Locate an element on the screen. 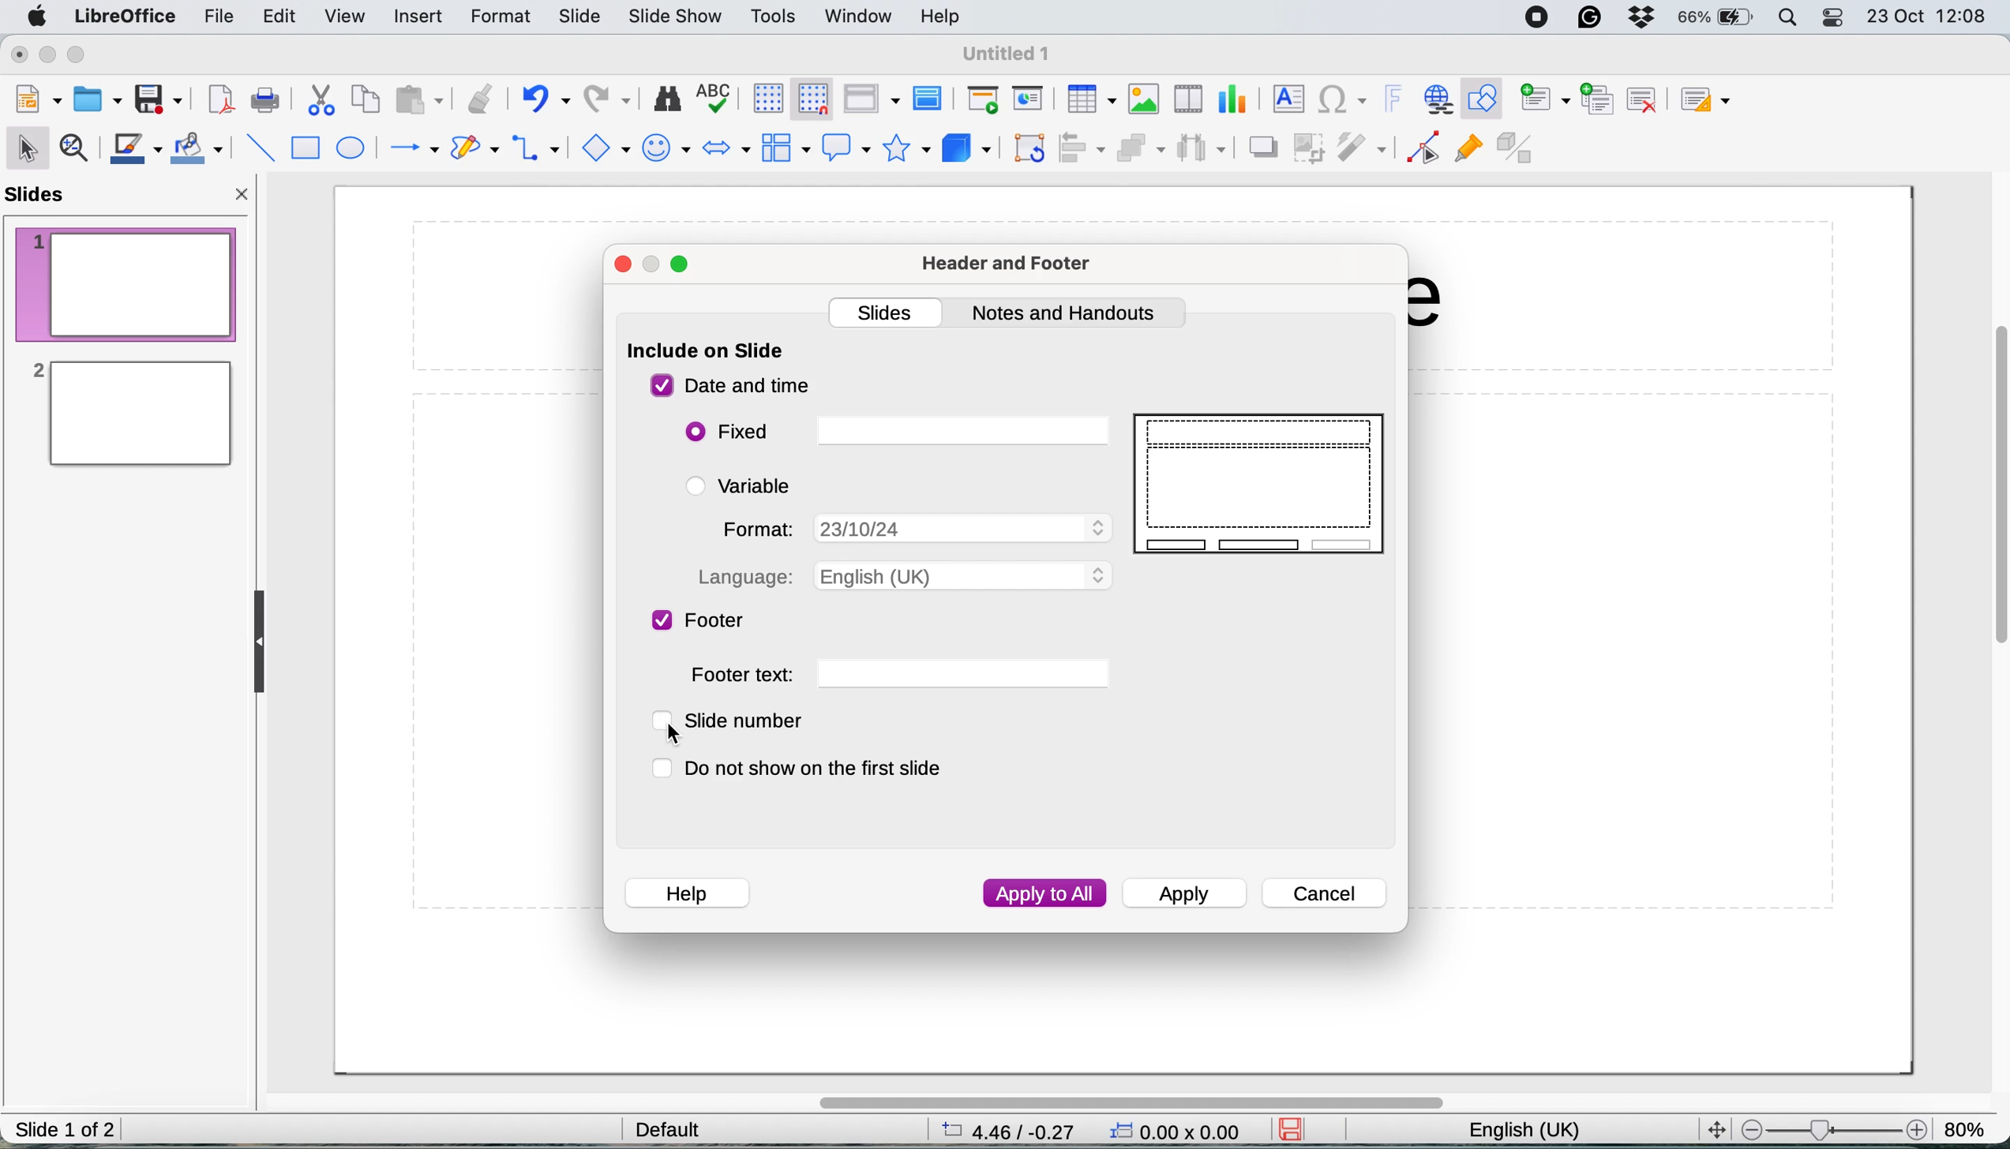 The height and width of the screenshot is (1149, 2010). save is located at coordinates (159, 99).